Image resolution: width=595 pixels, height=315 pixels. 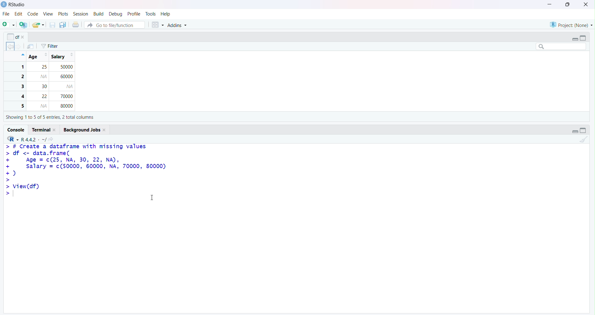 I want to click on Session, so click(x=80, y=14).